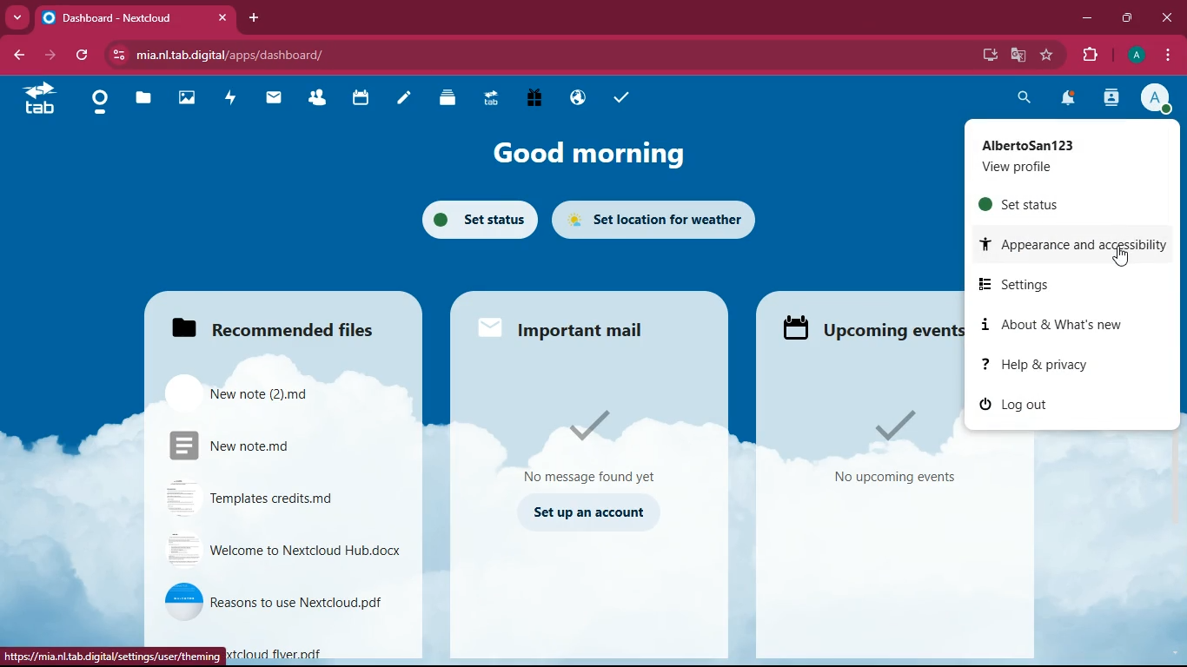 The width and height of the screenshot is (1187, 667). What do you see at coordinates (658, 218) in the screenshot?
I see `set location` at bounding box center [658, 218].